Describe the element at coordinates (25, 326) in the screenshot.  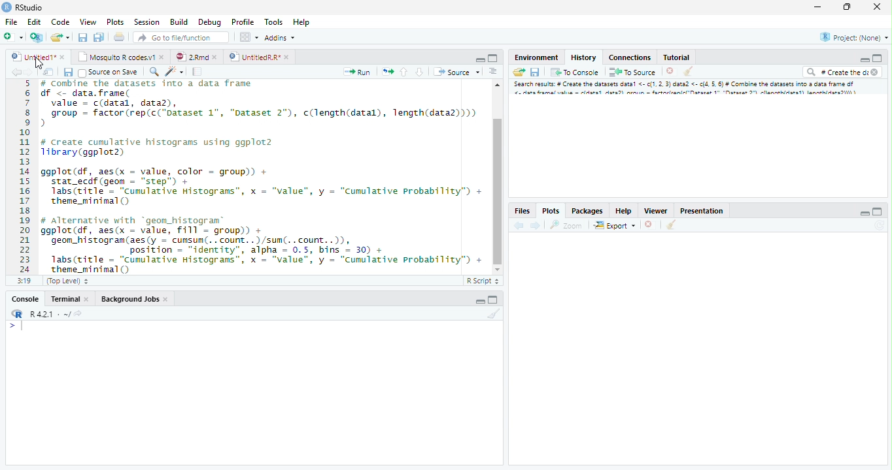
I see `Input cursor` at that location.